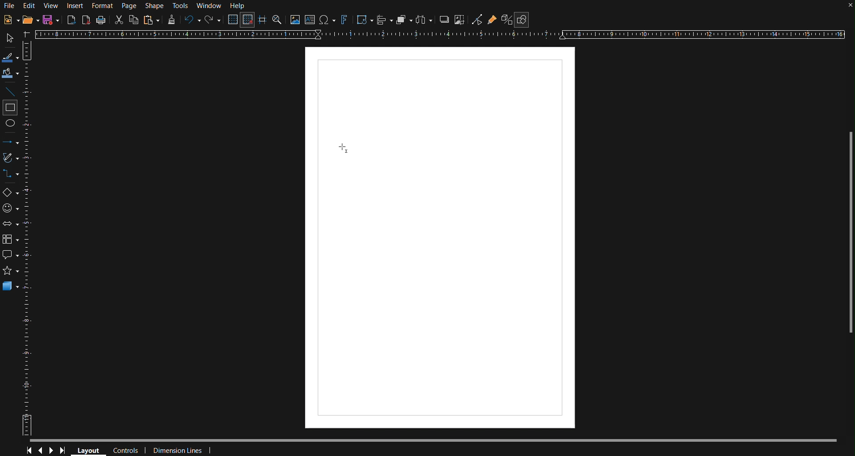  What do you see at coordinates (51, 20) in the screenshot?
I see `Save` at bounding box center [51, 20].